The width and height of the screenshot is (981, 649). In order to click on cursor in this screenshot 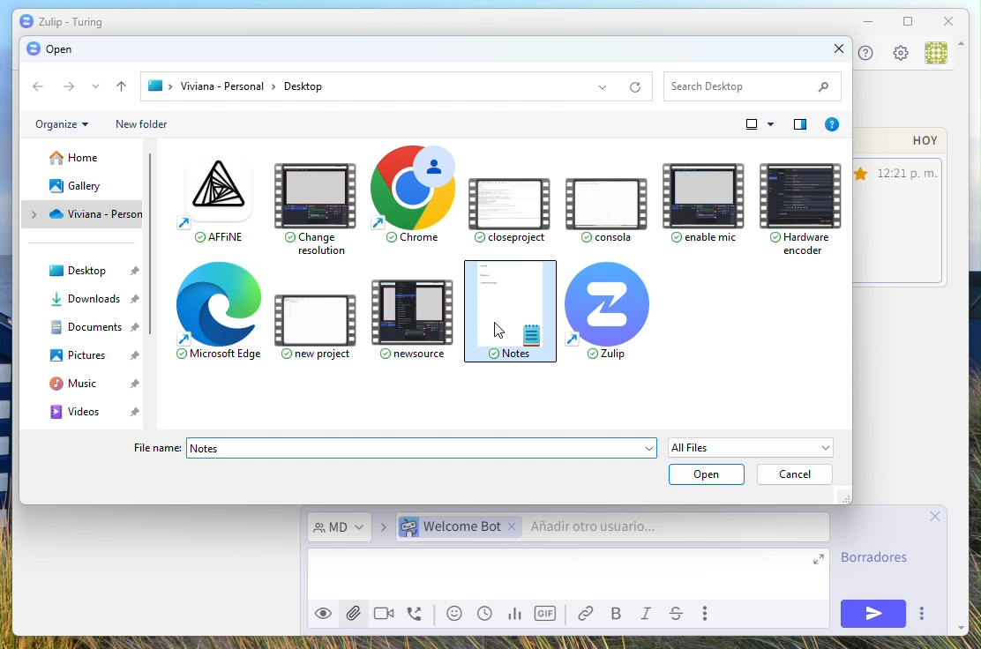, I will do `click(495, 334)`.